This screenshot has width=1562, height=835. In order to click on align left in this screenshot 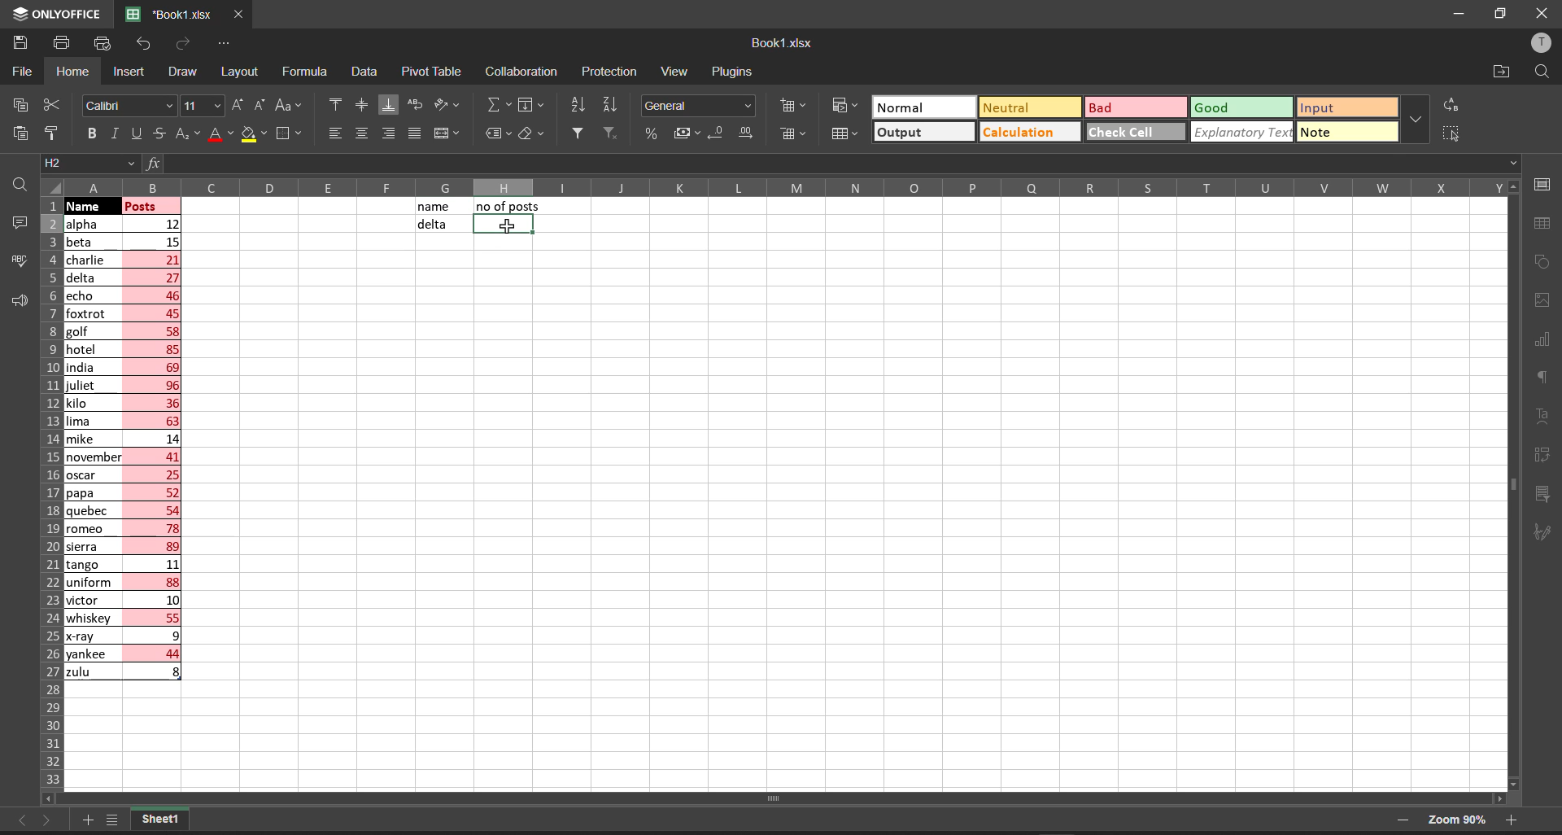, I will do `click(334, 134)`.